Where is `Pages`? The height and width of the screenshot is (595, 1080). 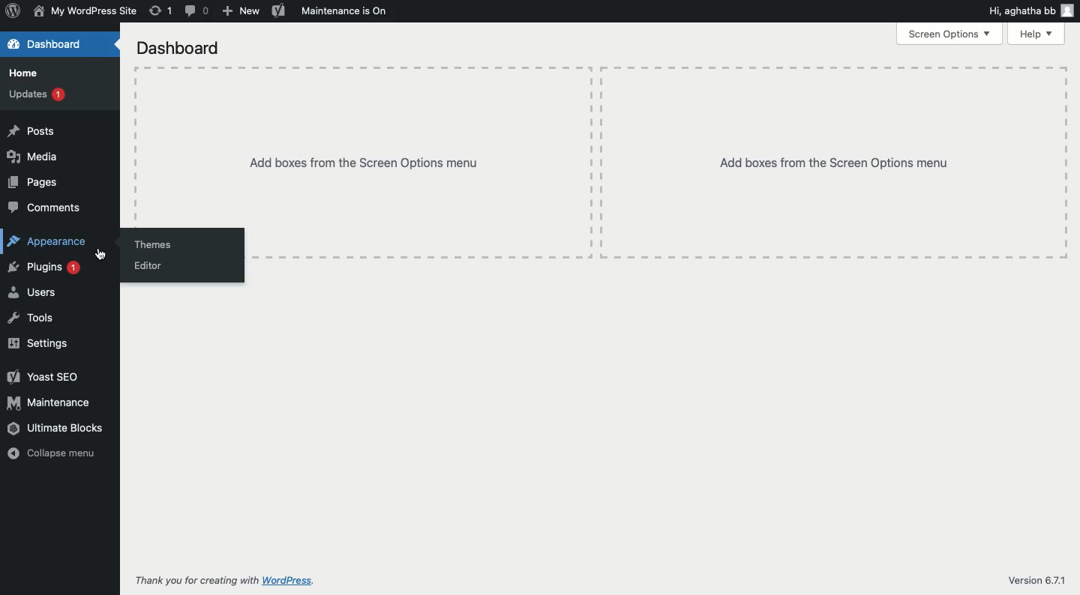 Pages is located at coordinates (31, 184).